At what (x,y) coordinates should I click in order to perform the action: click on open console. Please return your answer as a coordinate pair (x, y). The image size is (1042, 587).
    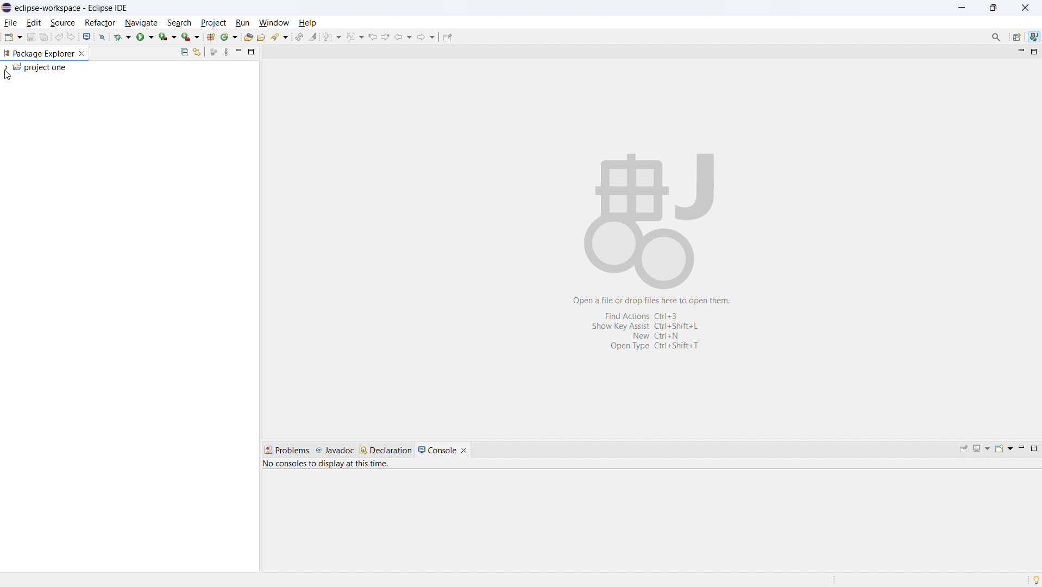
    Looking at the image, I should click on (1003, 449).